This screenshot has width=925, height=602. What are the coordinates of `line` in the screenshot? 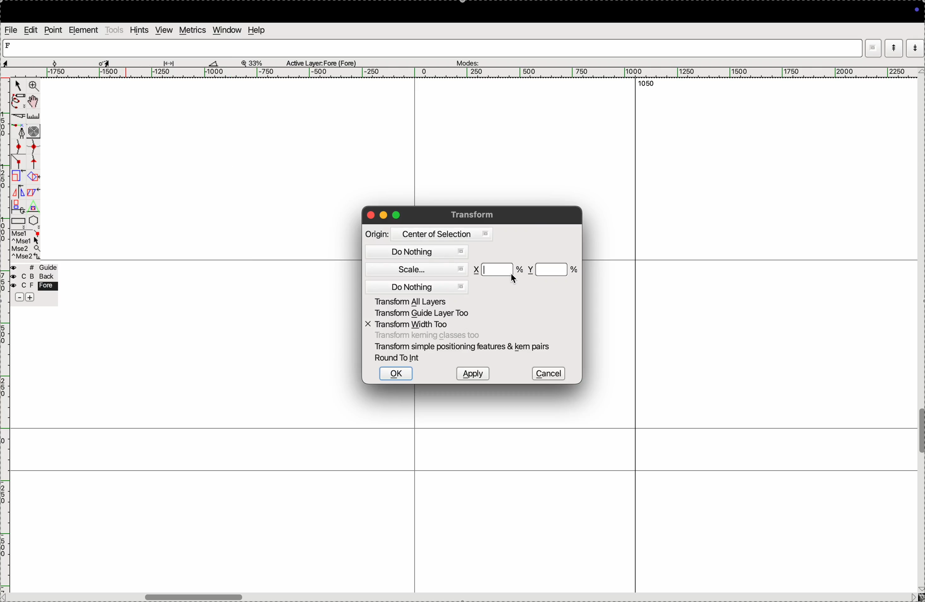 It's located at (19, 163).